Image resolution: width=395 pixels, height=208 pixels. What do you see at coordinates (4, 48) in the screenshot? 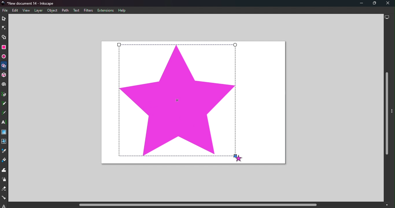
I see `Rectangle tool` at bounding box center [4, 48].